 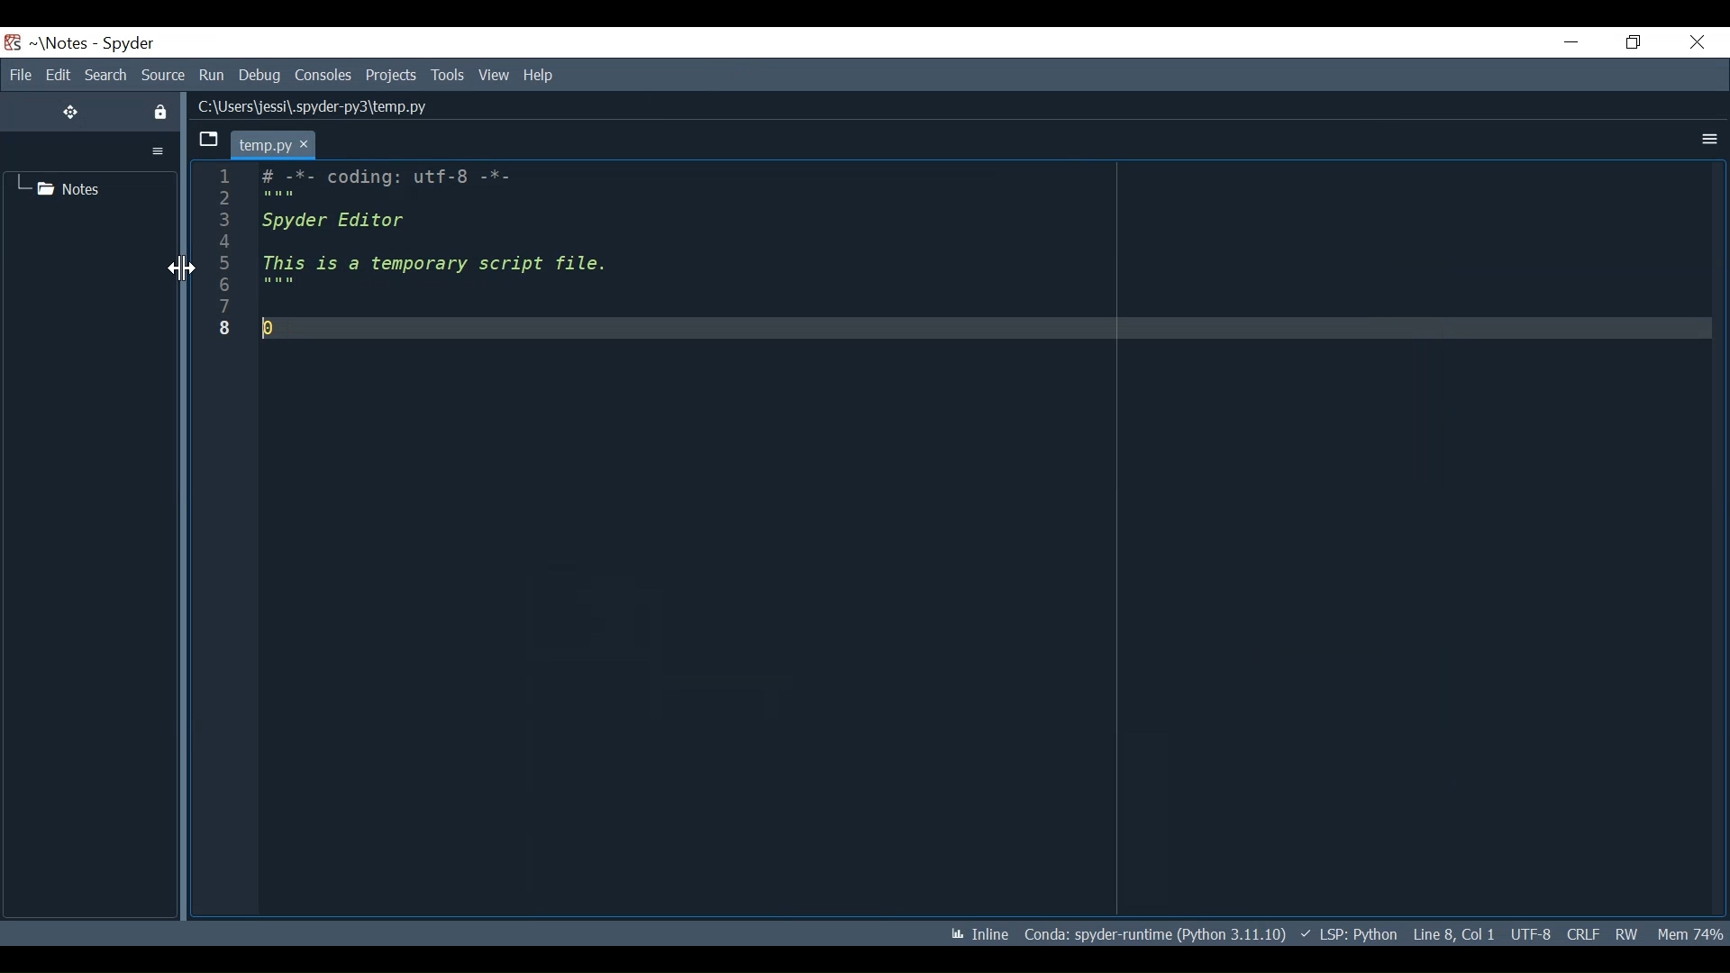 I want to click on Search, so click(x=105, y=75).